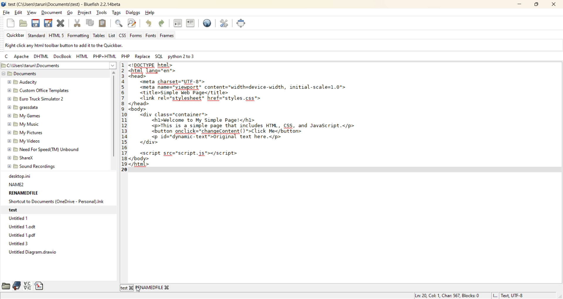 This screenshot has width=563, height=299. Describe the element at coordinates (36, 35) in the screenshot. I see `standard` at that location.